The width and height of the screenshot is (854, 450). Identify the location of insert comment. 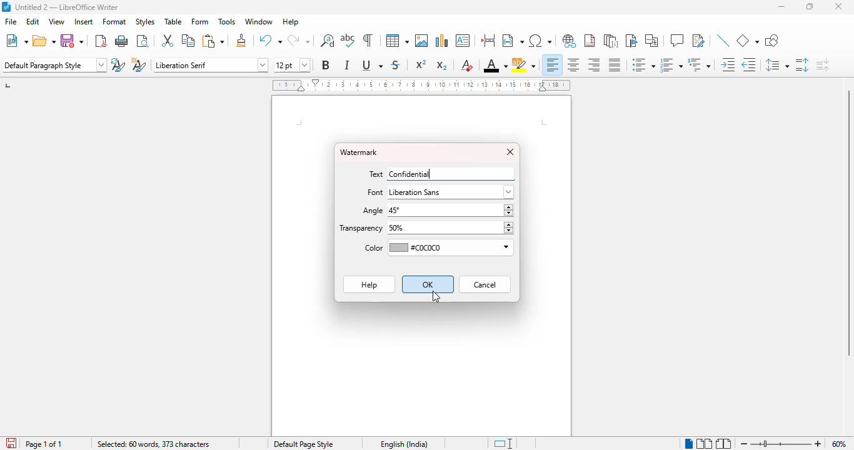
(677, 40).